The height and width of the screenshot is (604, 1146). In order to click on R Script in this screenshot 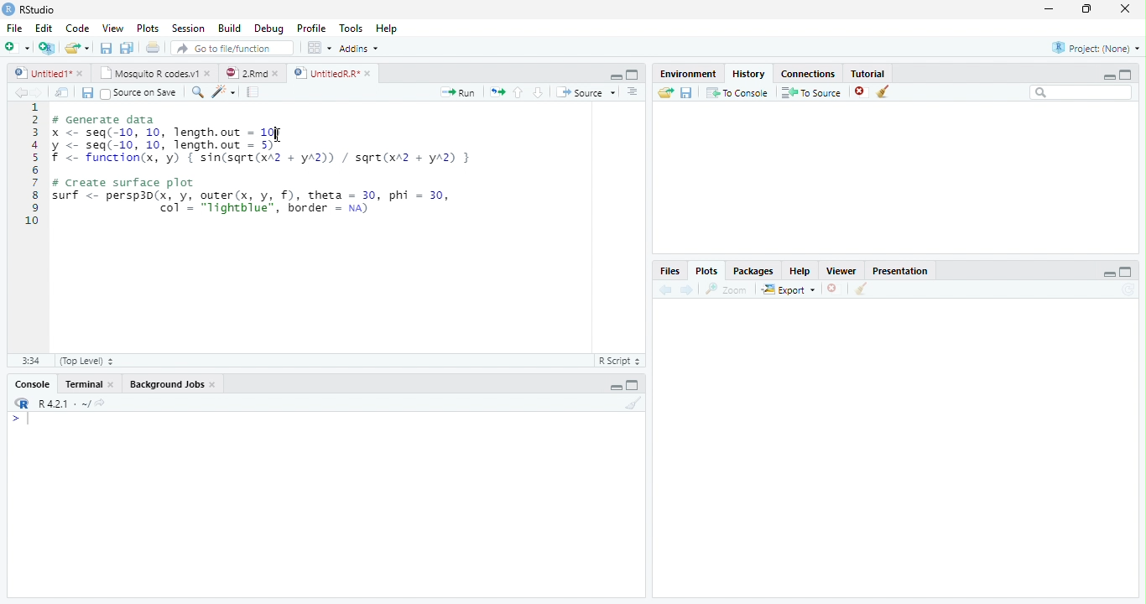, I will do `click(622, 361)`.